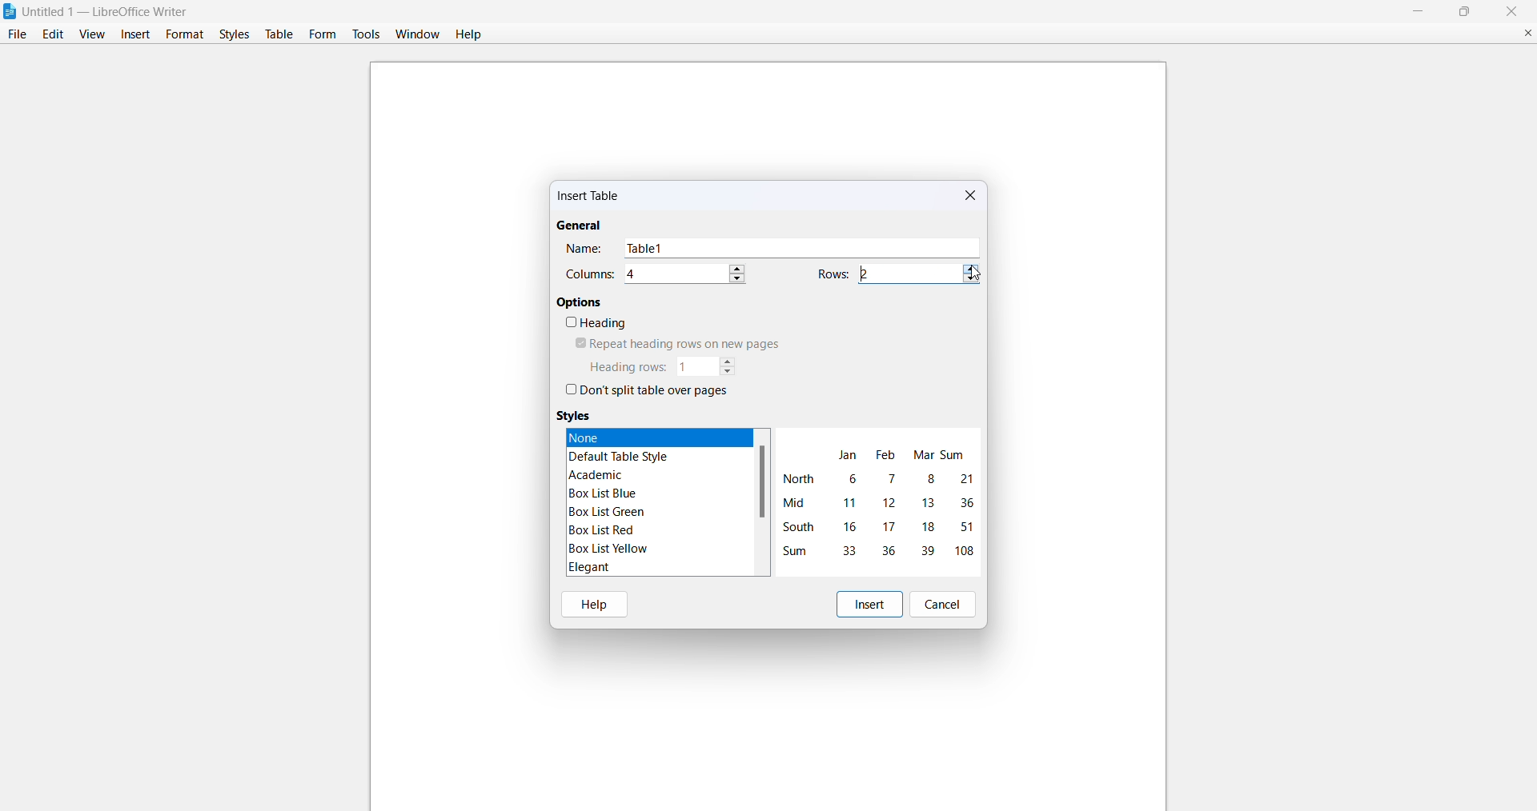  Describe the element at coordinates (606, 549) in the screenshot. I see `box list yellow` at that location.